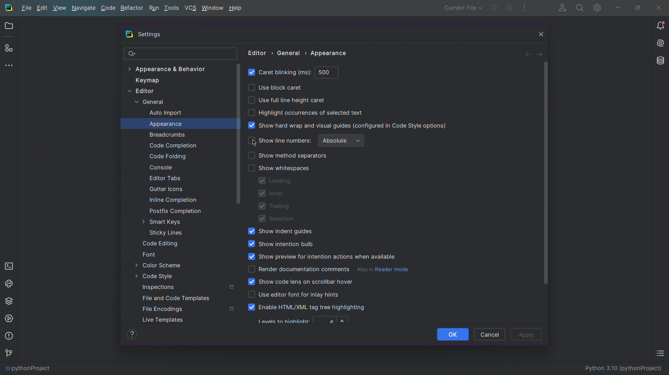  Describe the element at coordinates (164, 309) in the screenshot. I see `File Encodings` at that location.